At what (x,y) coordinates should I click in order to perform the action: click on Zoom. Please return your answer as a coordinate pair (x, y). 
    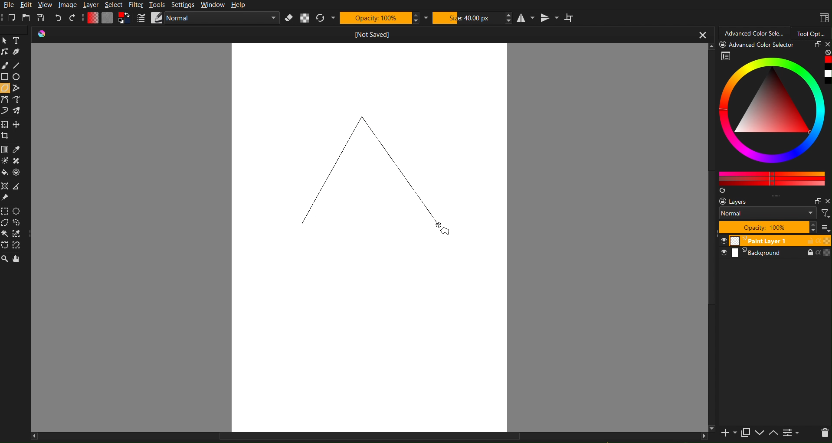
    Looking at the image, I should click on (5, 259).